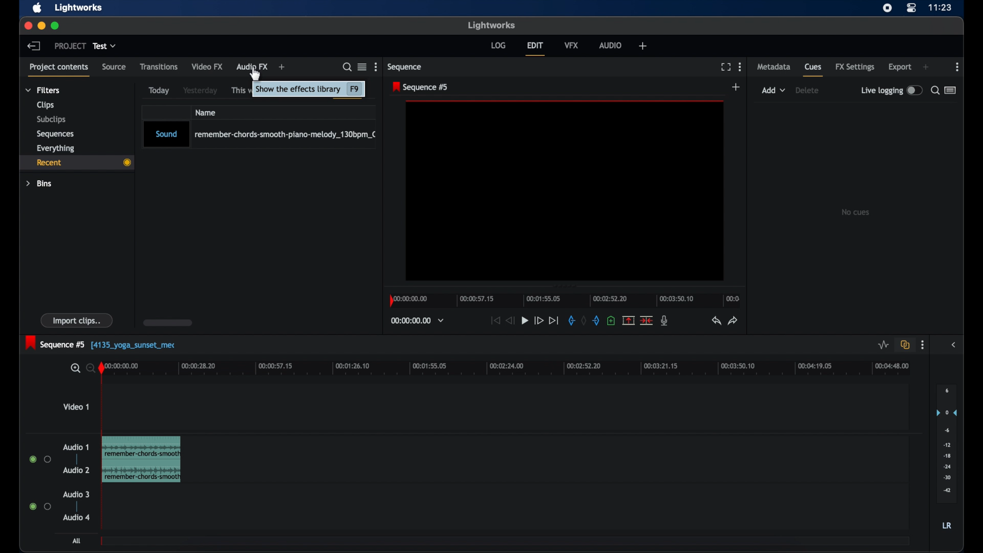 The height and width of the screenshot is (553, 983). What do you see at coordinates (611, 45) in the screenshot?
I see `audio` at bounding box center [611, 45].